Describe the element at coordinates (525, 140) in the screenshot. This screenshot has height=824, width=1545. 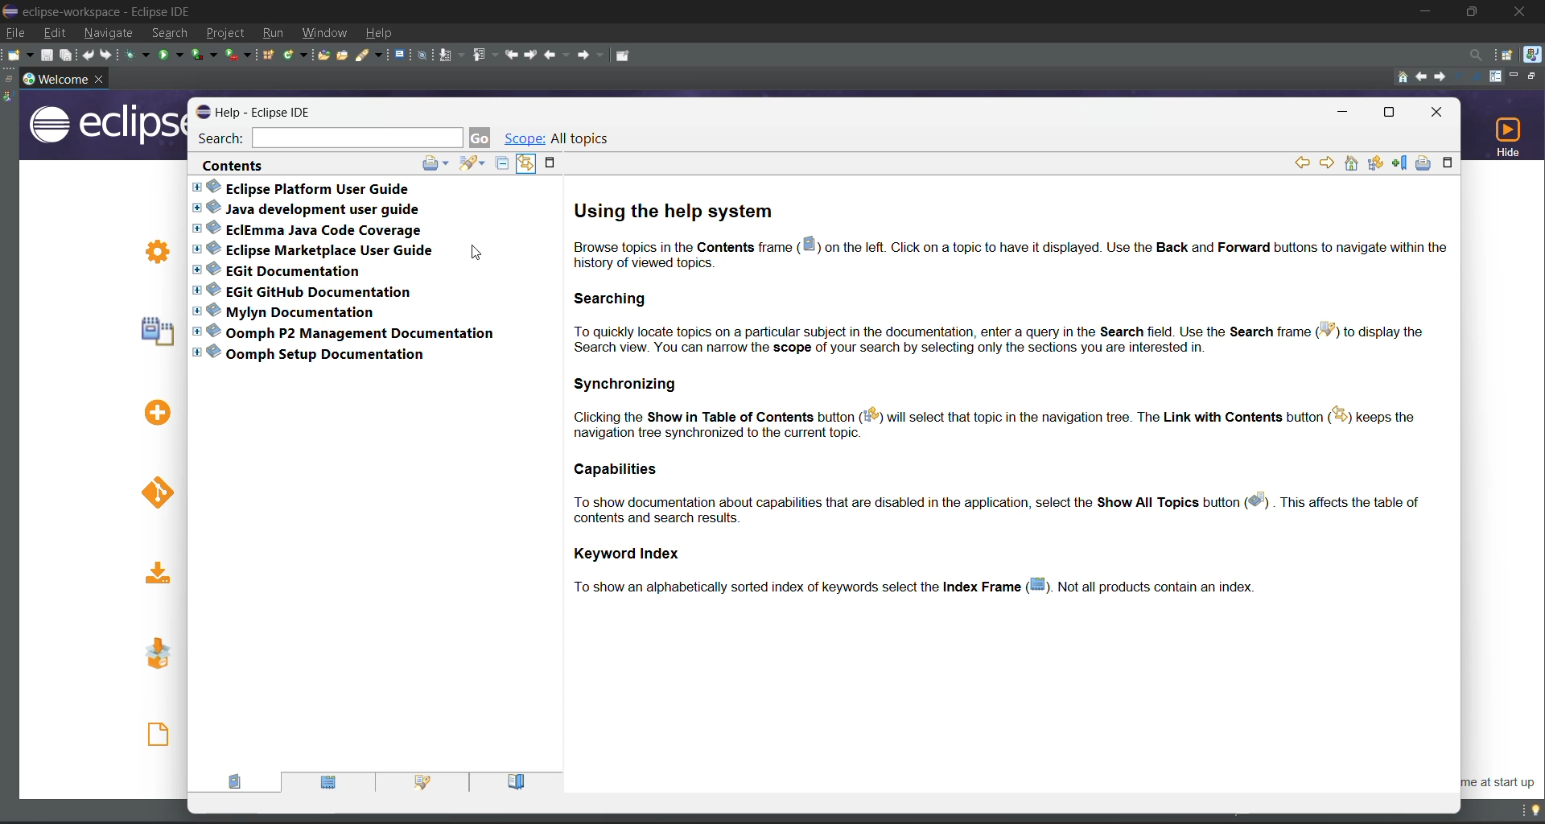
I see `scope` at that location.